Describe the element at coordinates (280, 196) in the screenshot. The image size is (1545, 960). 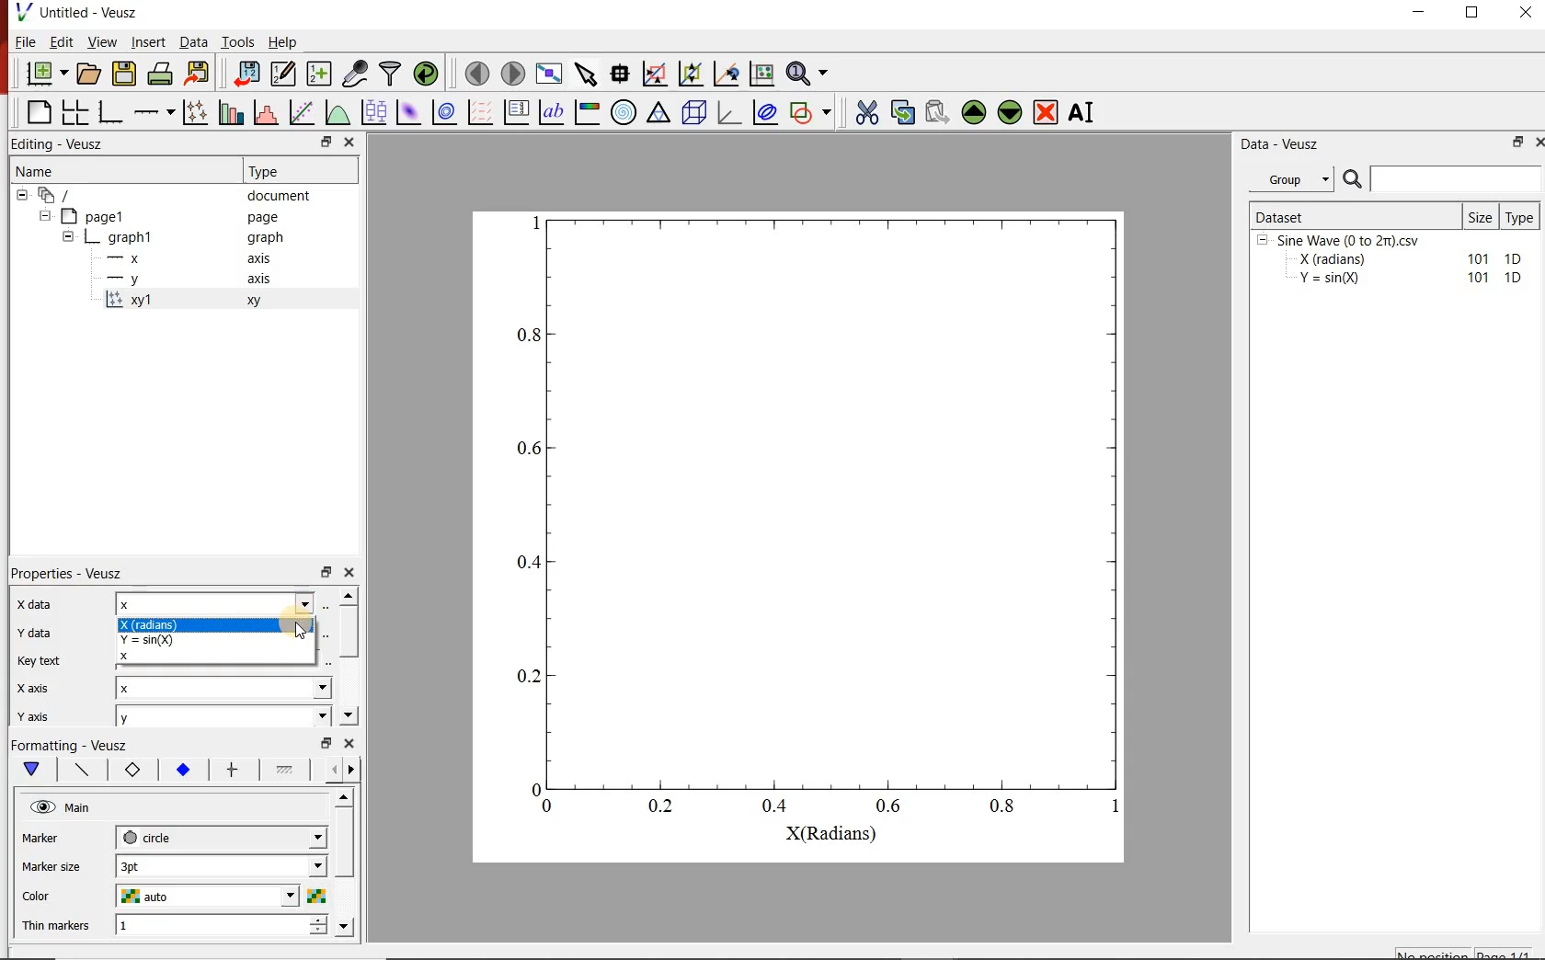
I see `document` at that location.